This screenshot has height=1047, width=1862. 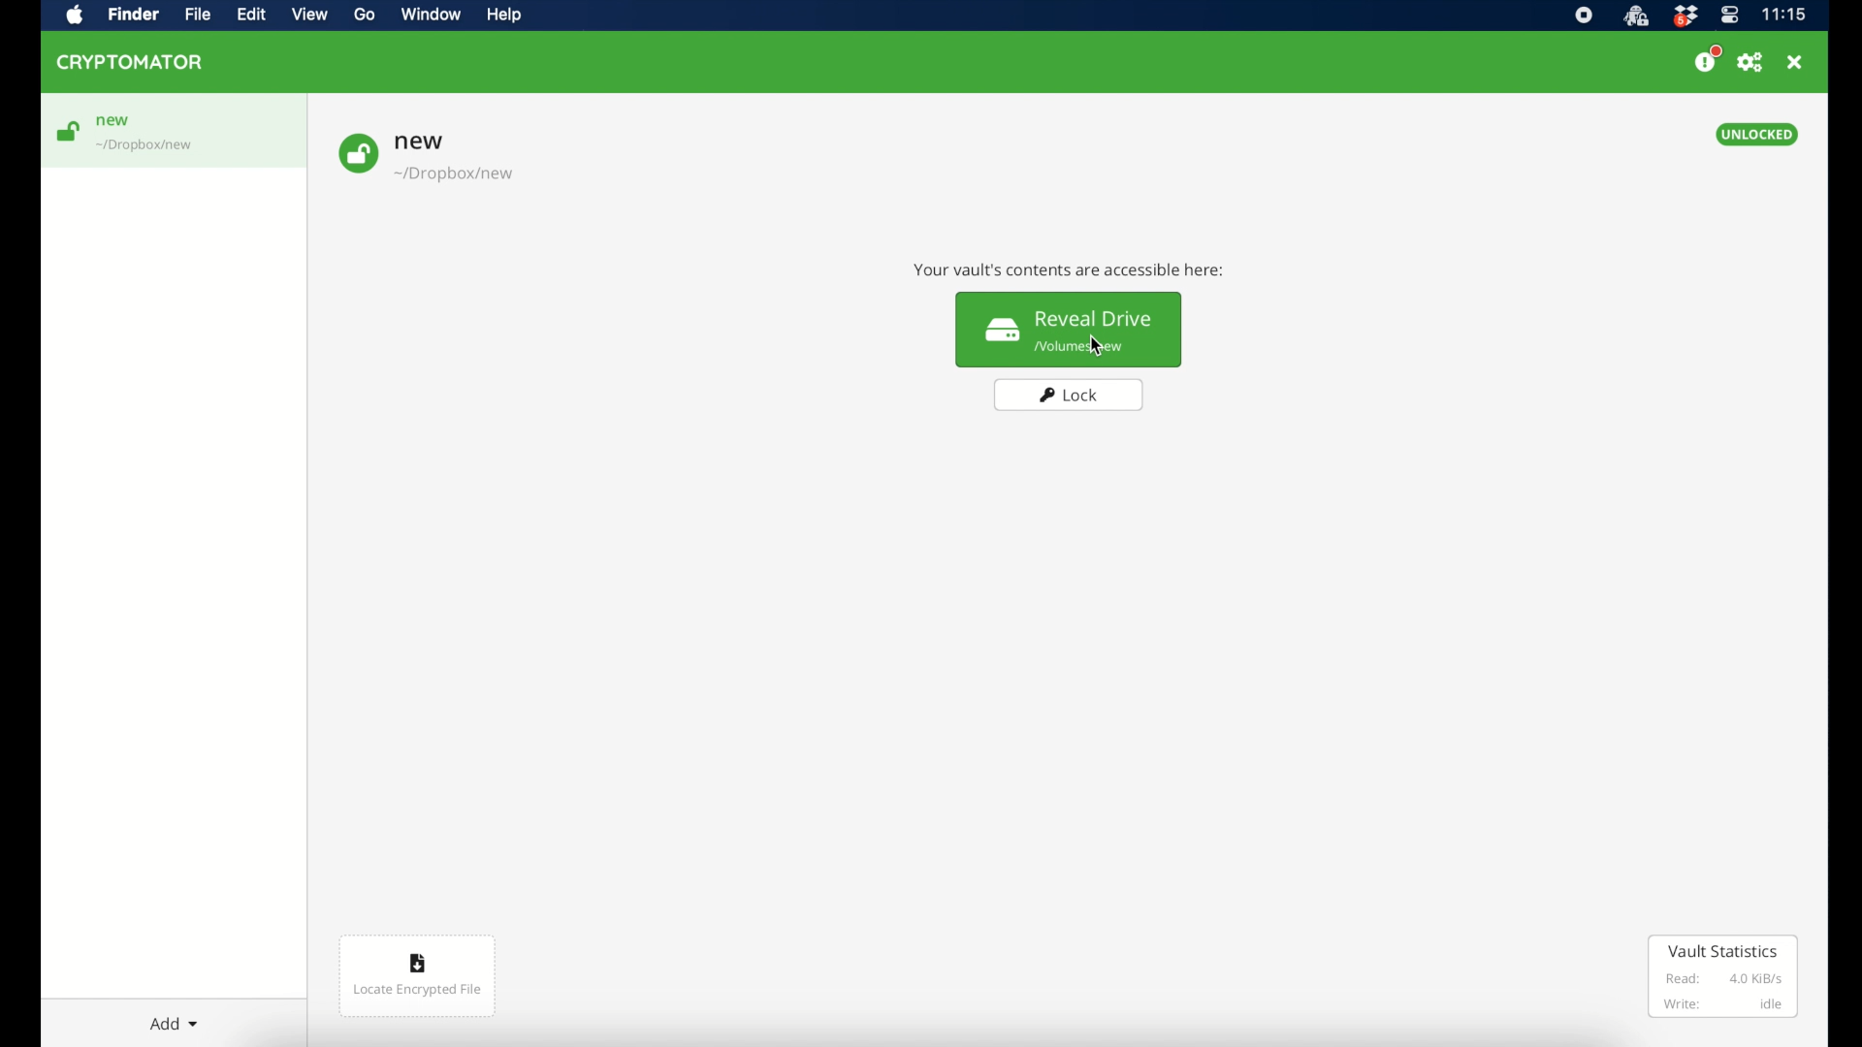 What do you see at coordinates (358, 154) in the screenshot?
I see `unlock` at bounding box center [358, 154].